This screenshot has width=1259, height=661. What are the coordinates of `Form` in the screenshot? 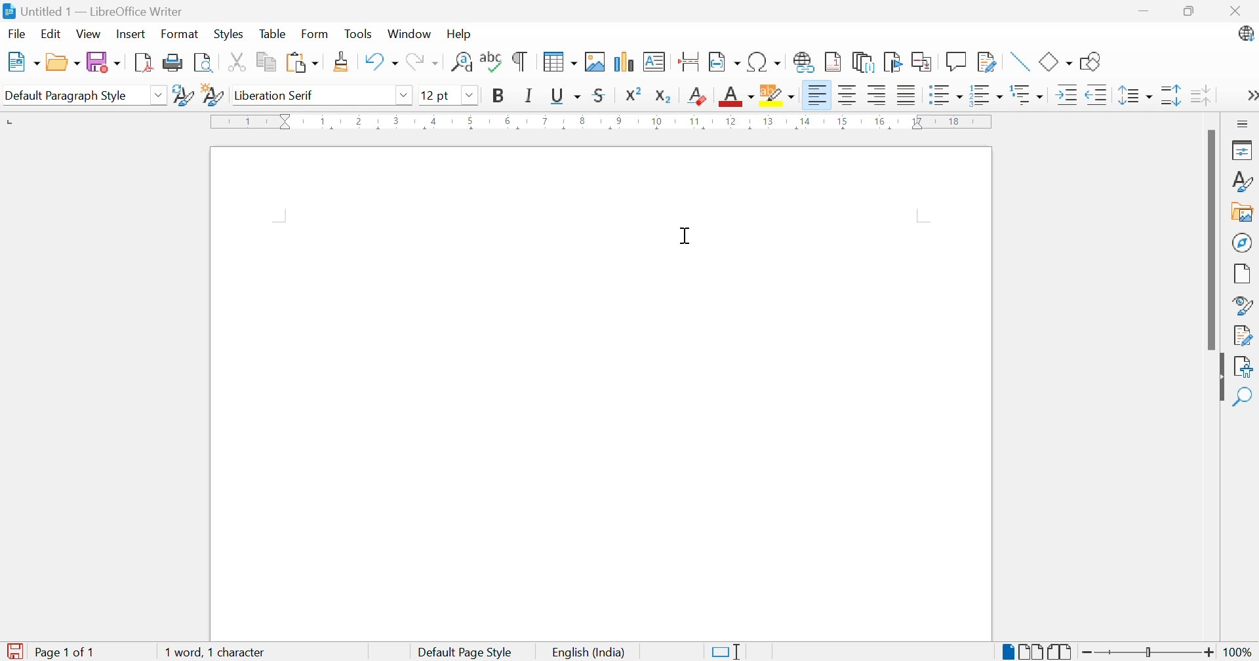 It's located at (315, 33).